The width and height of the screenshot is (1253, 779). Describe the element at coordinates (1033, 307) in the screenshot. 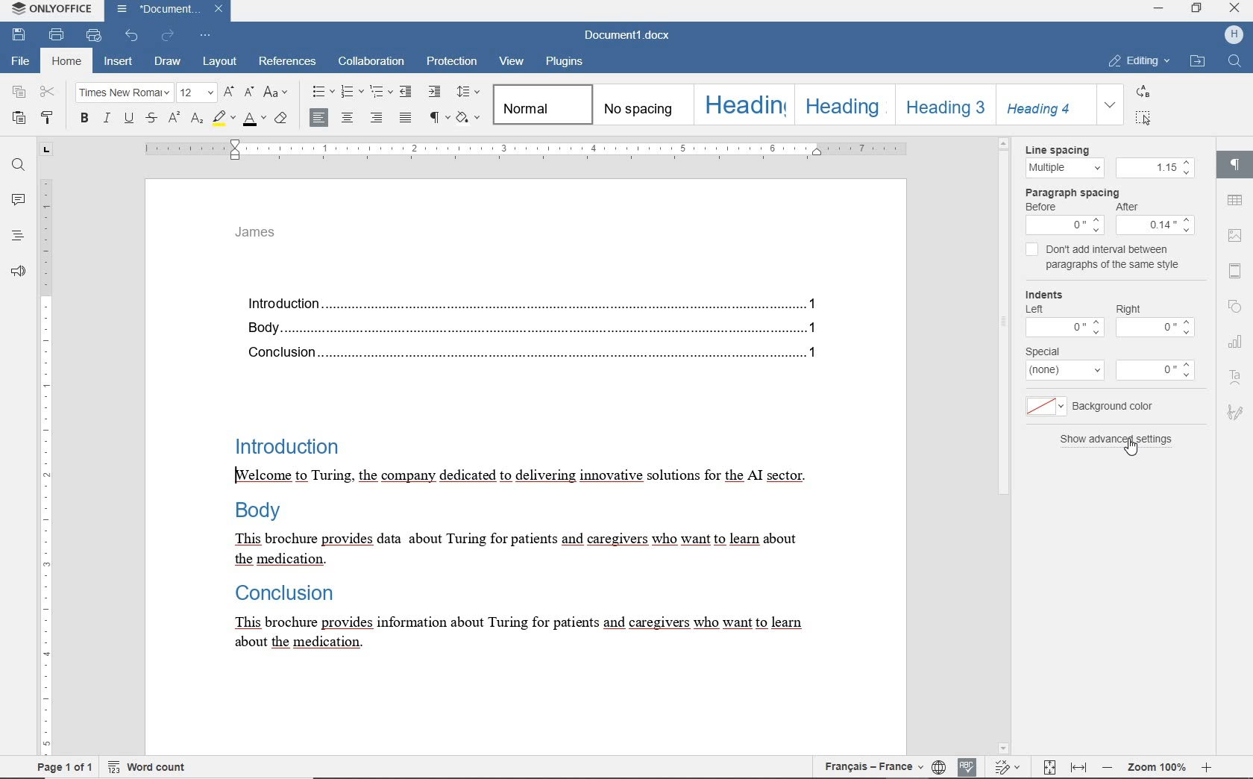

I see `left` at that location.